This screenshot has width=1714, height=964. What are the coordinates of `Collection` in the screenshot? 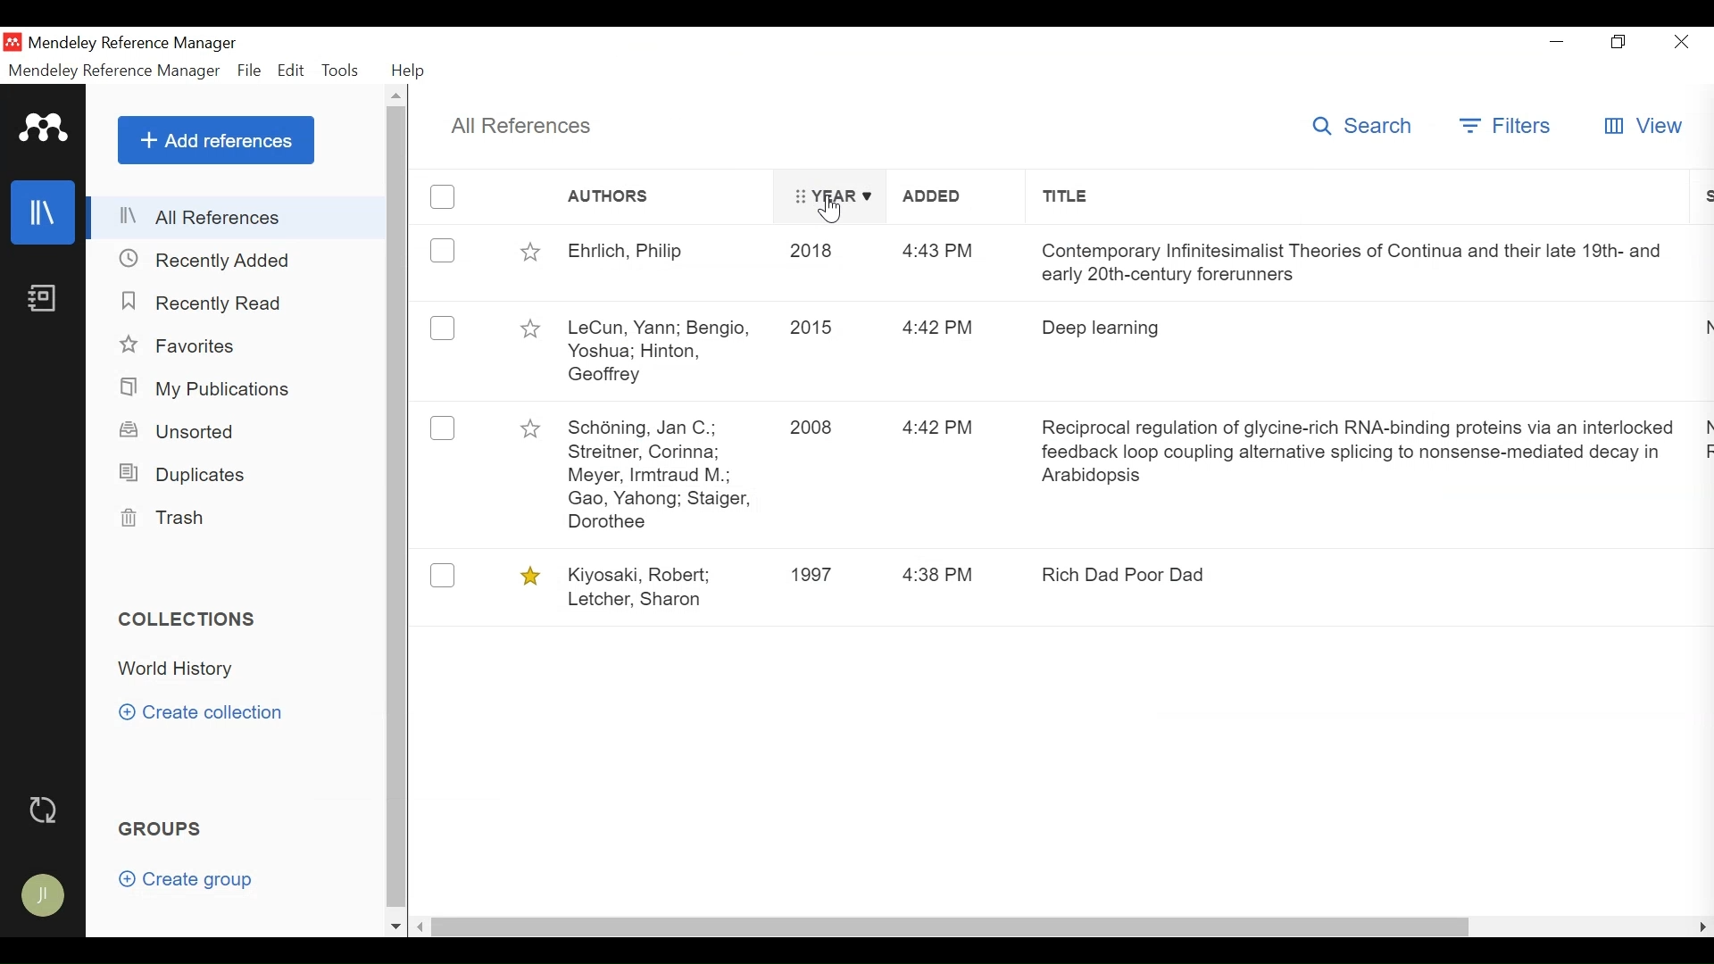 It's located at (179, 669).